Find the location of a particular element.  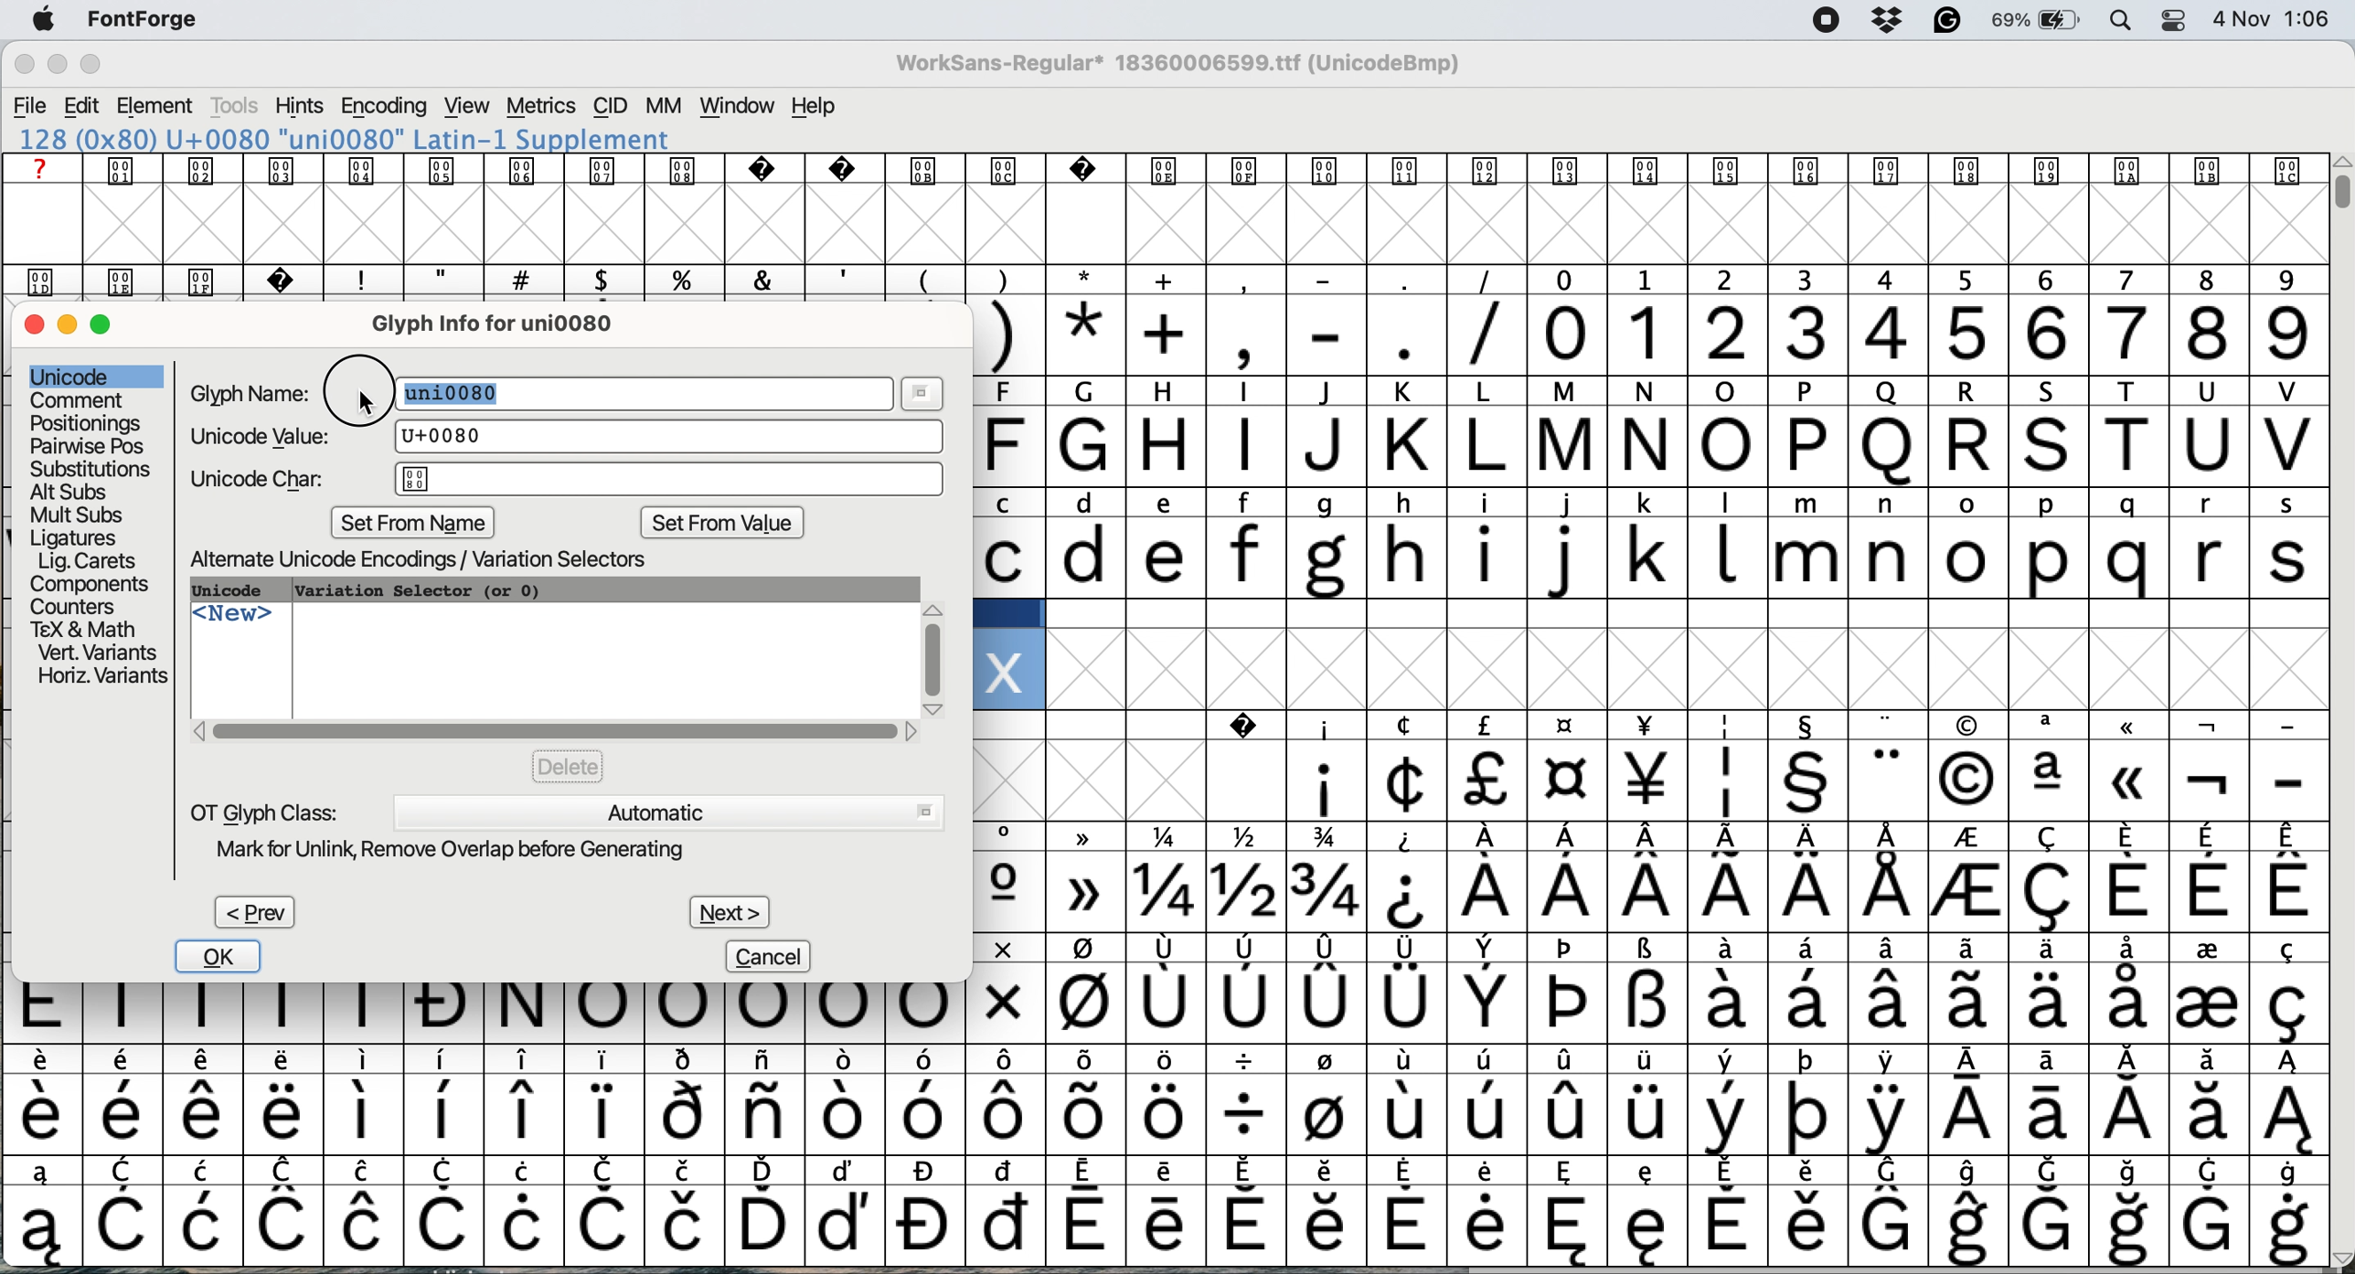

counters is located at coordinates (78, 604).